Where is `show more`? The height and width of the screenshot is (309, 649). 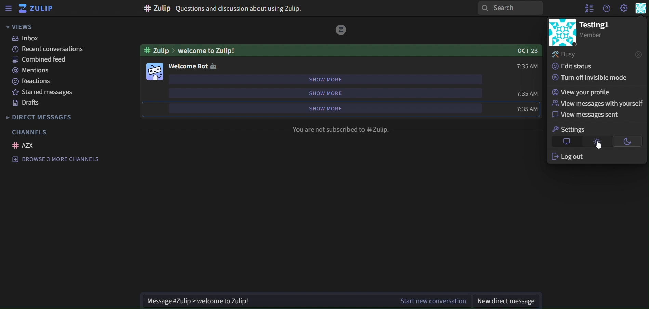 show more is located at coordinates (328, 80).